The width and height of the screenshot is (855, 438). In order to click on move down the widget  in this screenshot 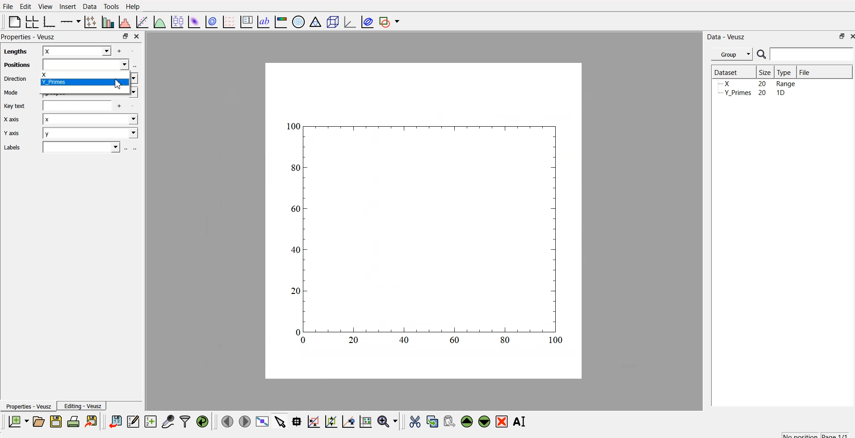, I will do `click(483, 421)`.